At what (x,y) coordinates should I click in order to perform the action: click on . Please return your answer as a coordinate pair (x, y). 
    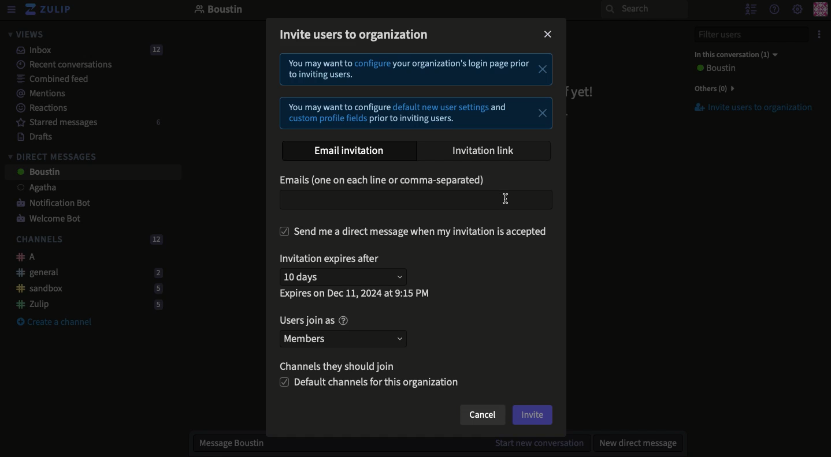
    Looking at the image, I should click on (547, 35).